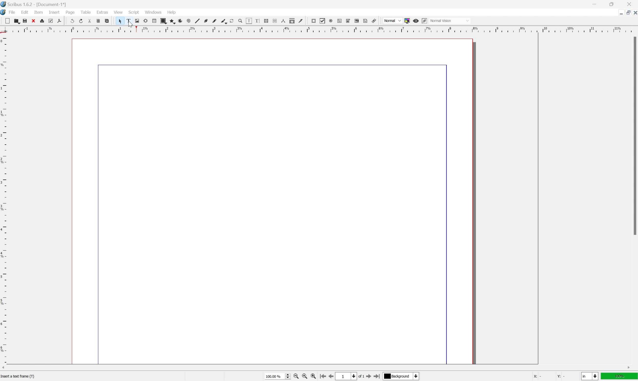 Image resolution: width=638 pixels, height=381 pixels. Describe the element at coordinates (634, 13) in the screenshot. I see `close` at that location.